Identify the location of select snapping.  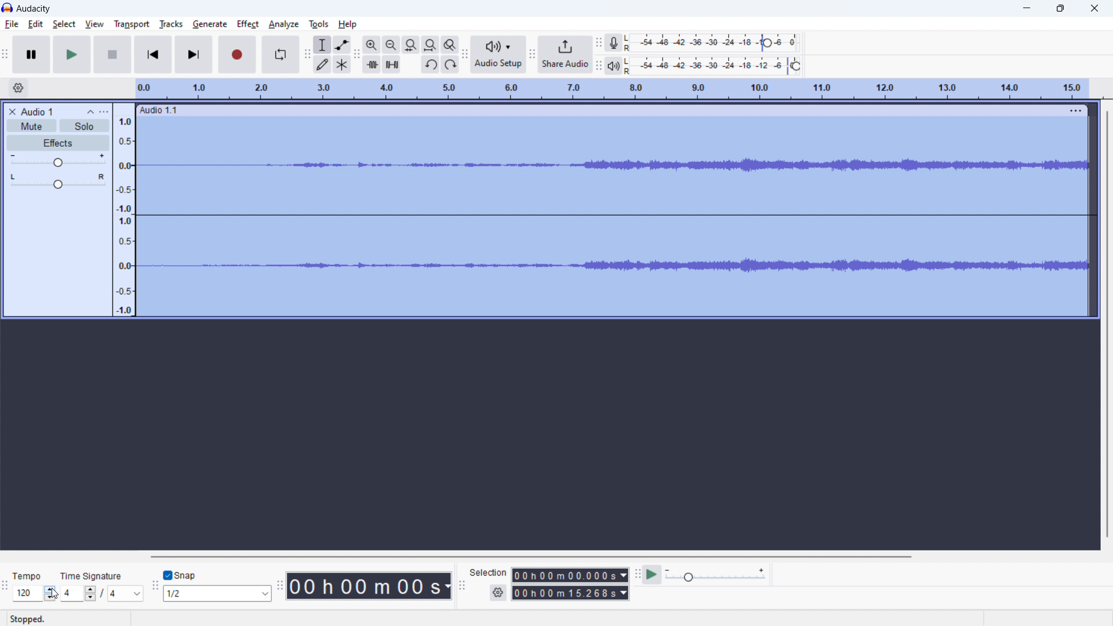
(218, 593).